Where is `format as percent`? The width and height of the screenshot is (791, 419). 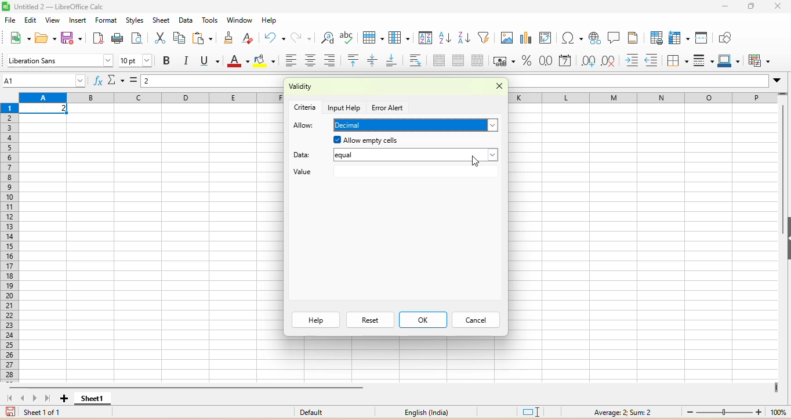
format as percent is located at coordinates (527, 62).